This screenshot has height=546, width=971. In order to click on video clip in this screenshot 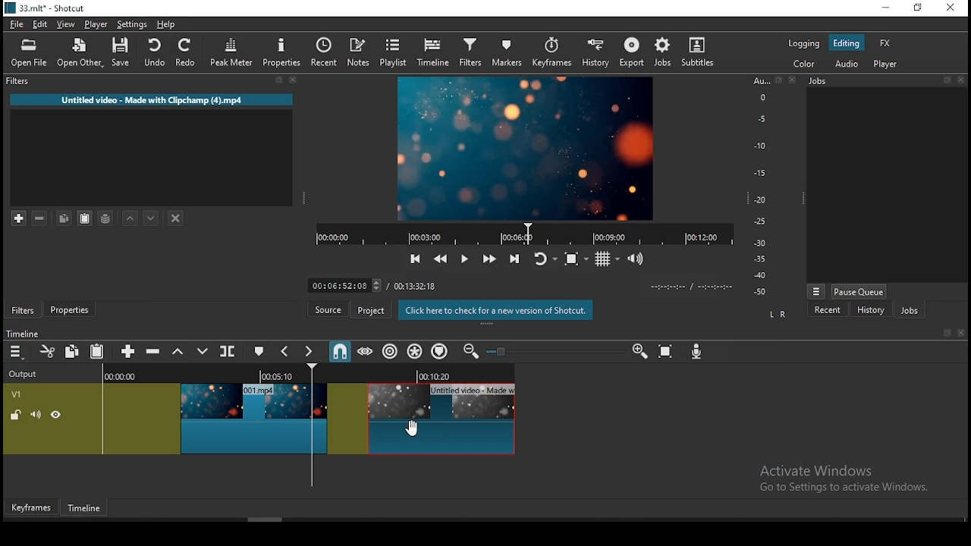, I will do `click(255, 419)`.